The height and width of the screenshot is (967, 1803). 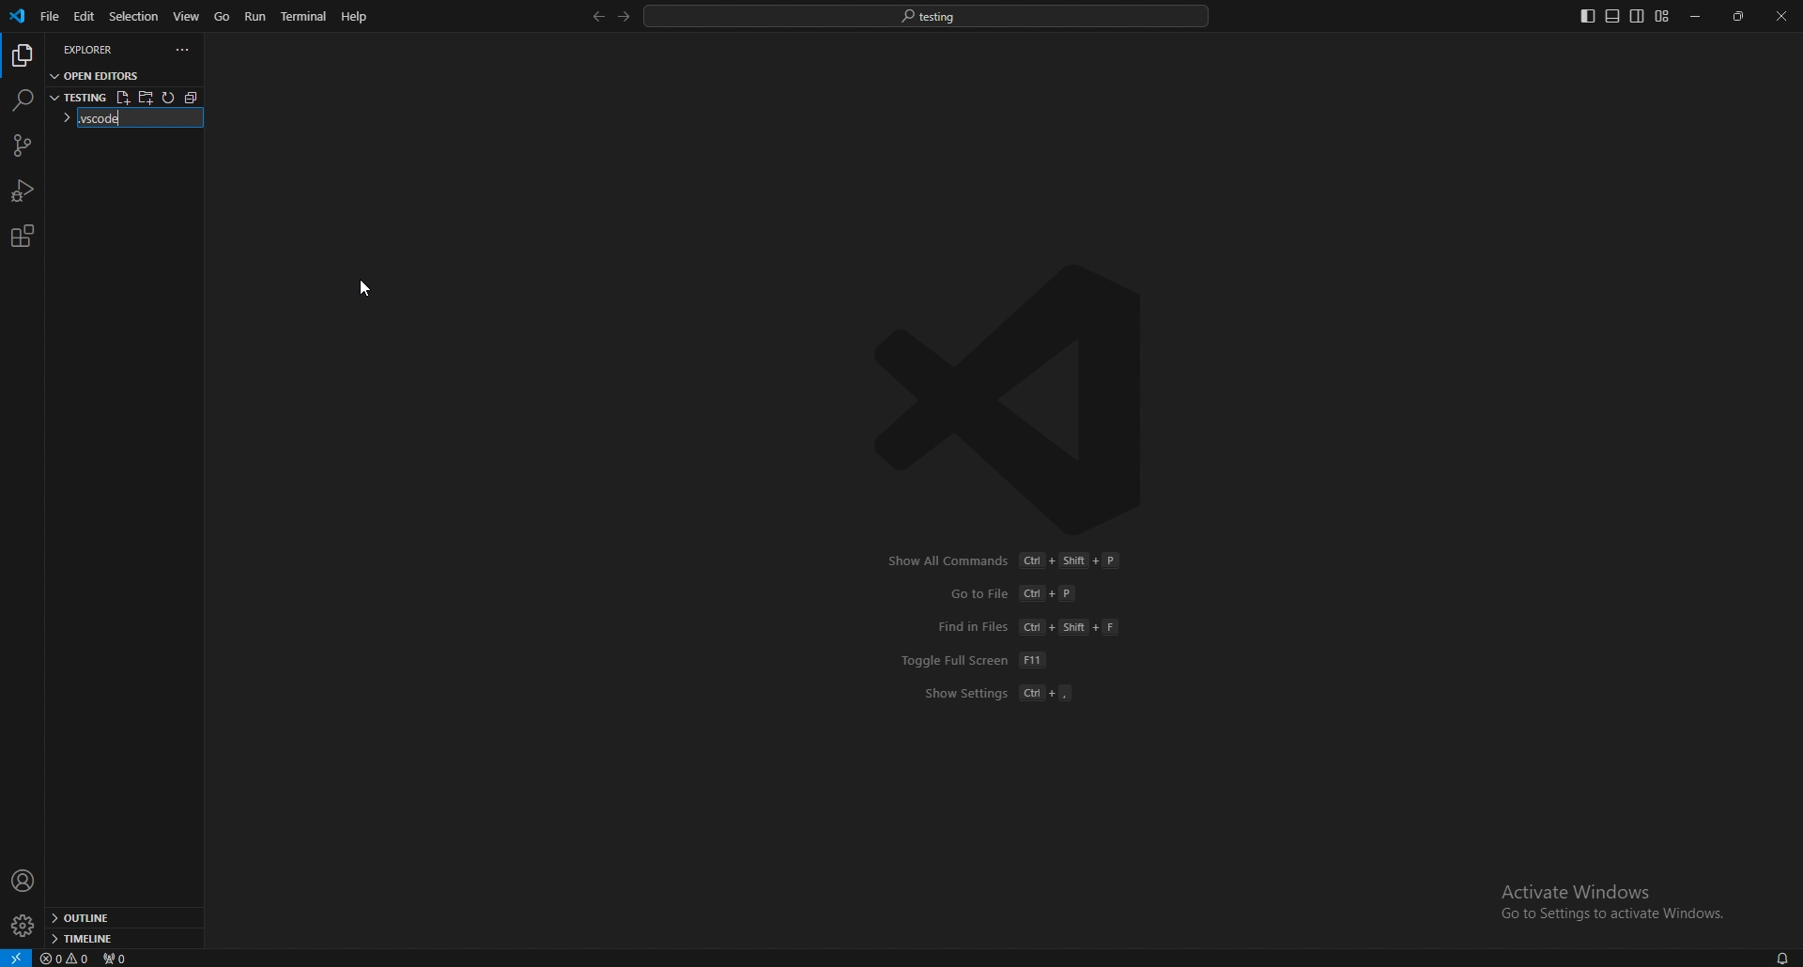 I want to click on open editors, so click(x=98, y=74).